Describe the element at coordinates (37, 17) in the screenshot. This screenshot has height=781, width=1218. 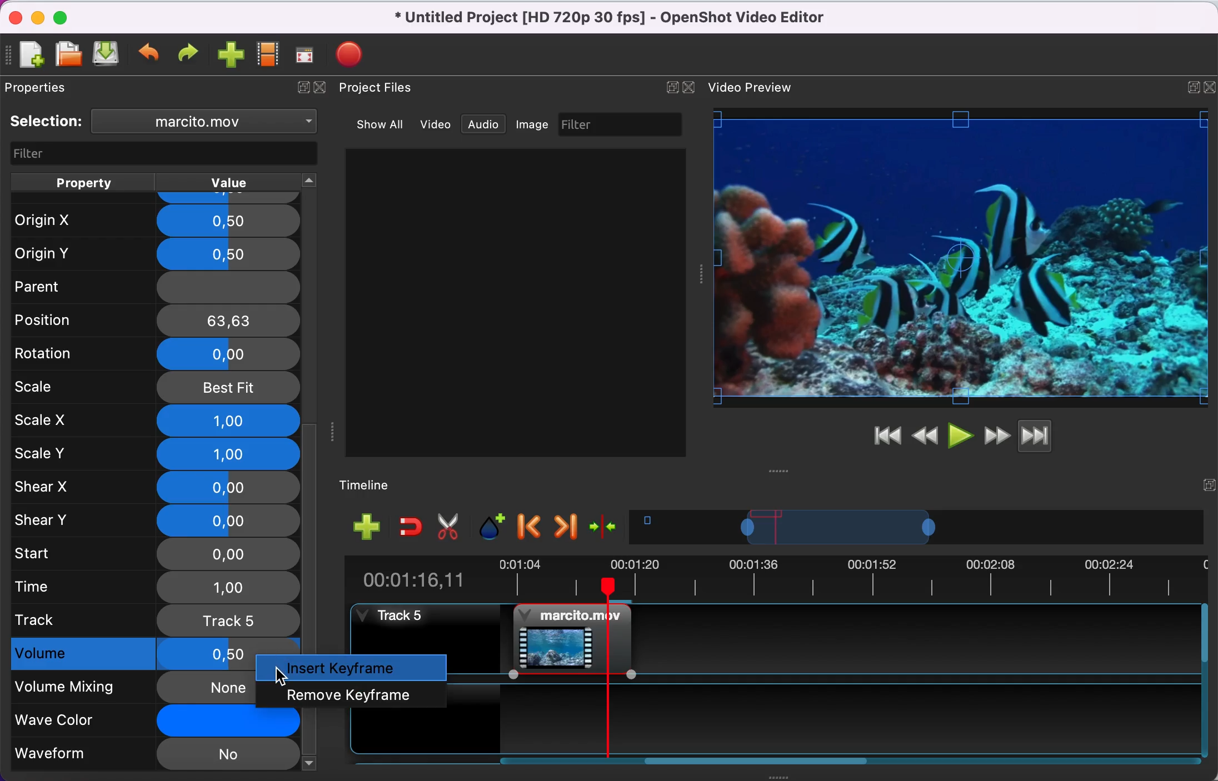
I see `minimize` at that location.